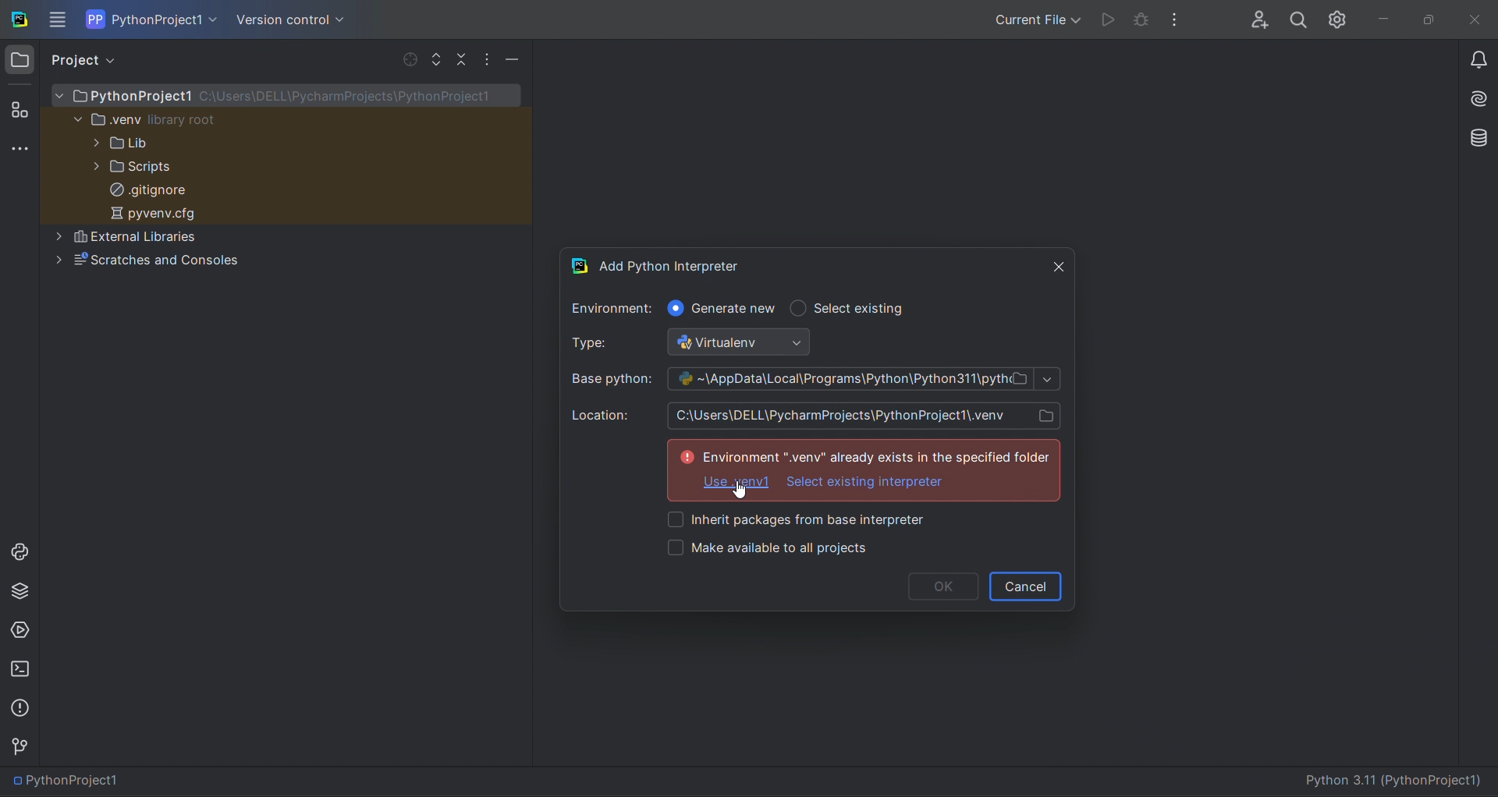 This screenshot has width=1498, height=797. What do you see at coordinates (22, 746) in the screenshot?
I see `version control` at bounding box center [22, 746].